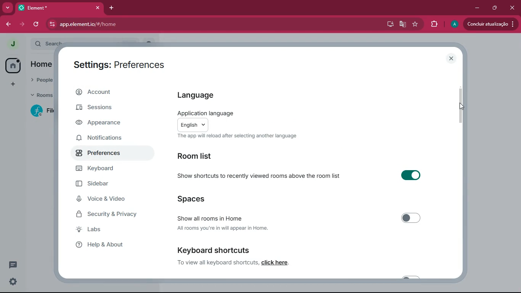  What do you see at coordinates (109, 215) in the screenshot?
I see `security & Privacy` at bounding box center [109, 215].